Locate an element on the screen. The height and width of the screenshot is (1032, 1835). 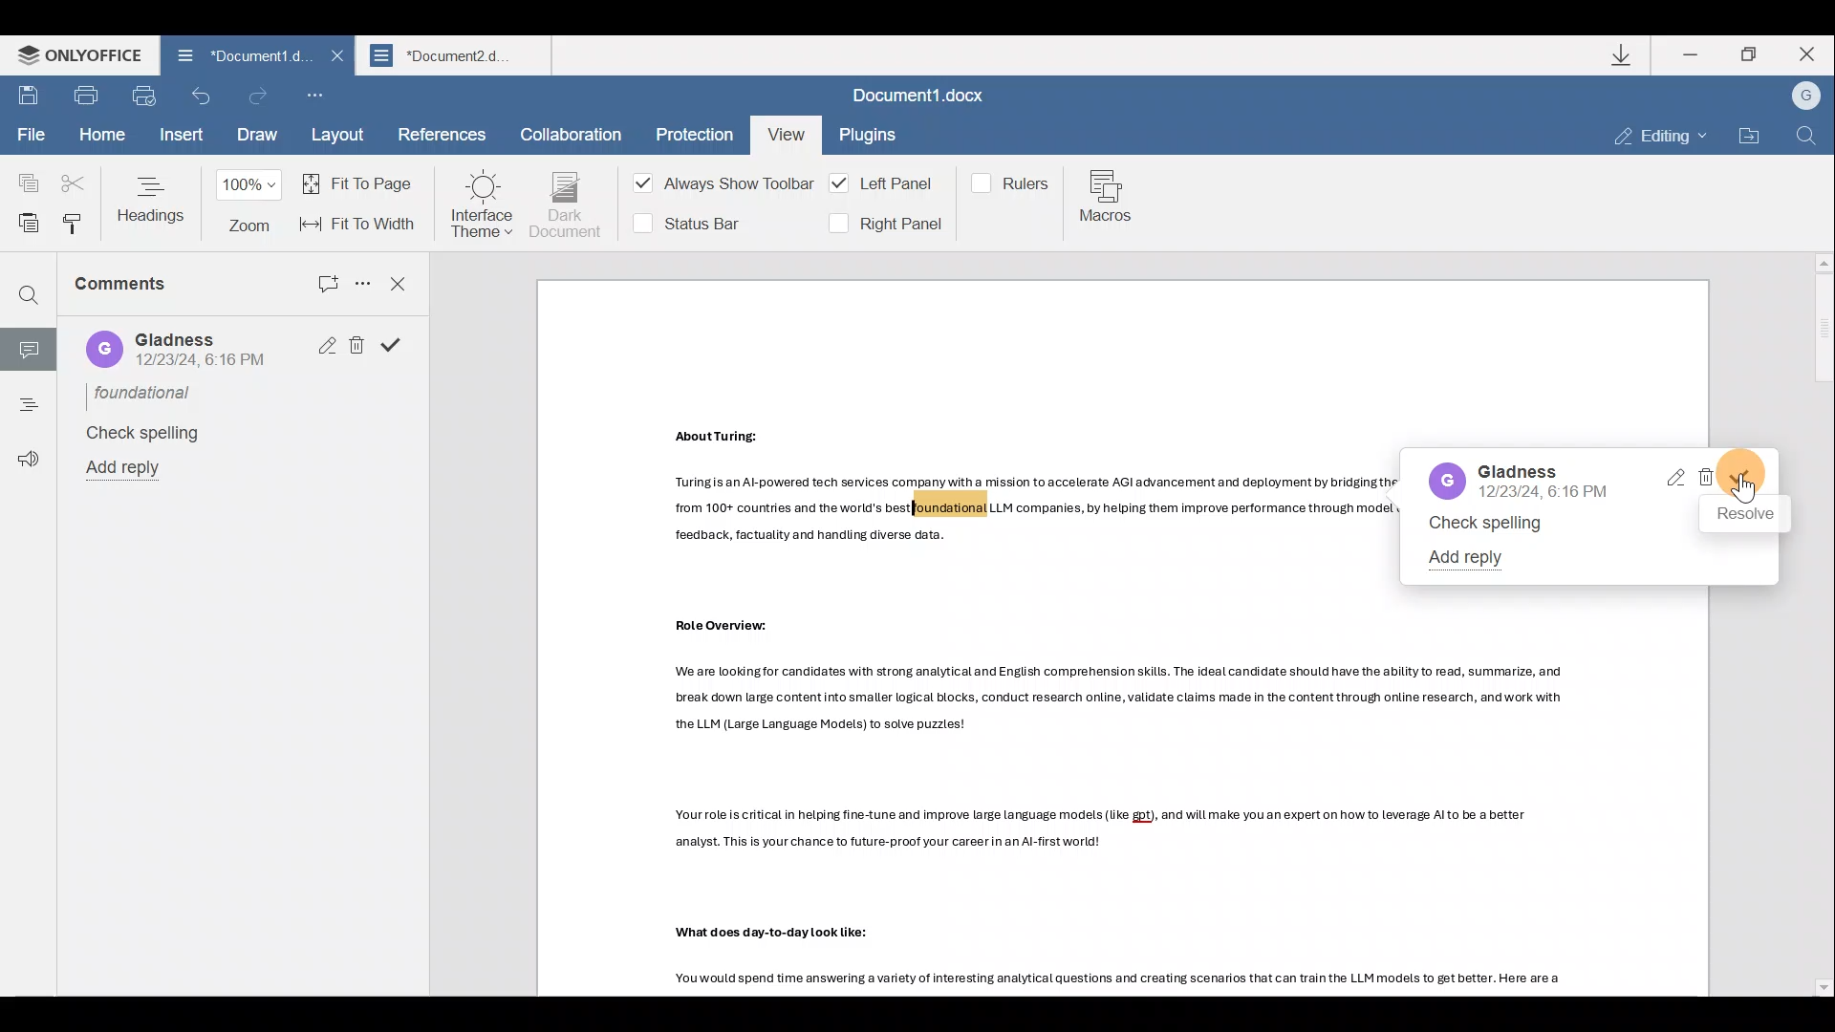
 is located at coordinates (779, 933).